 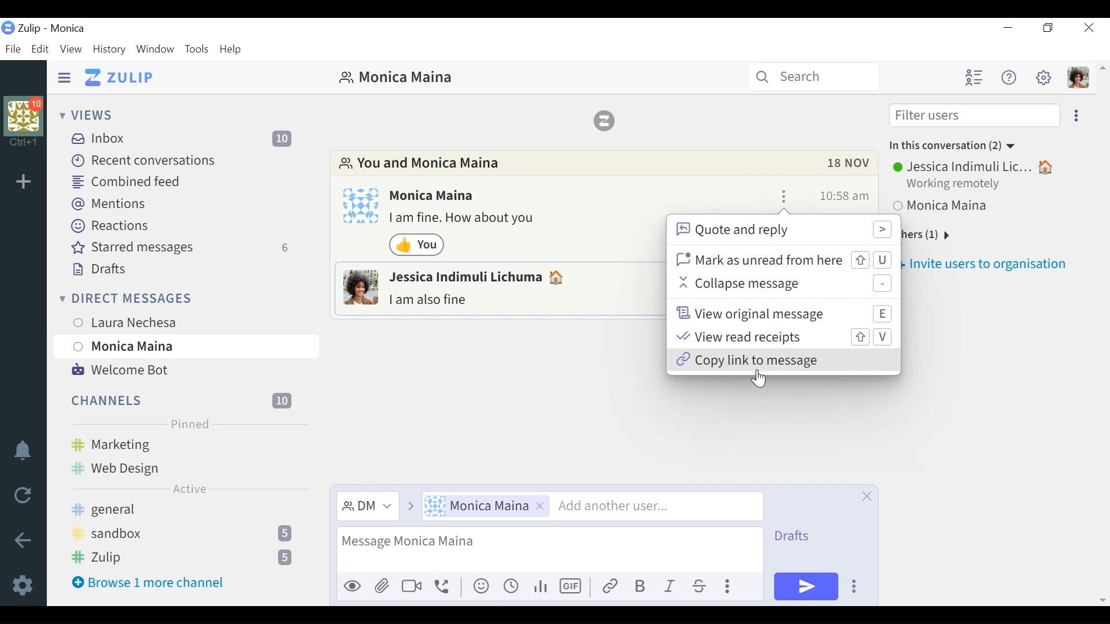 I want to click on go to, so click(x=410, y=508).